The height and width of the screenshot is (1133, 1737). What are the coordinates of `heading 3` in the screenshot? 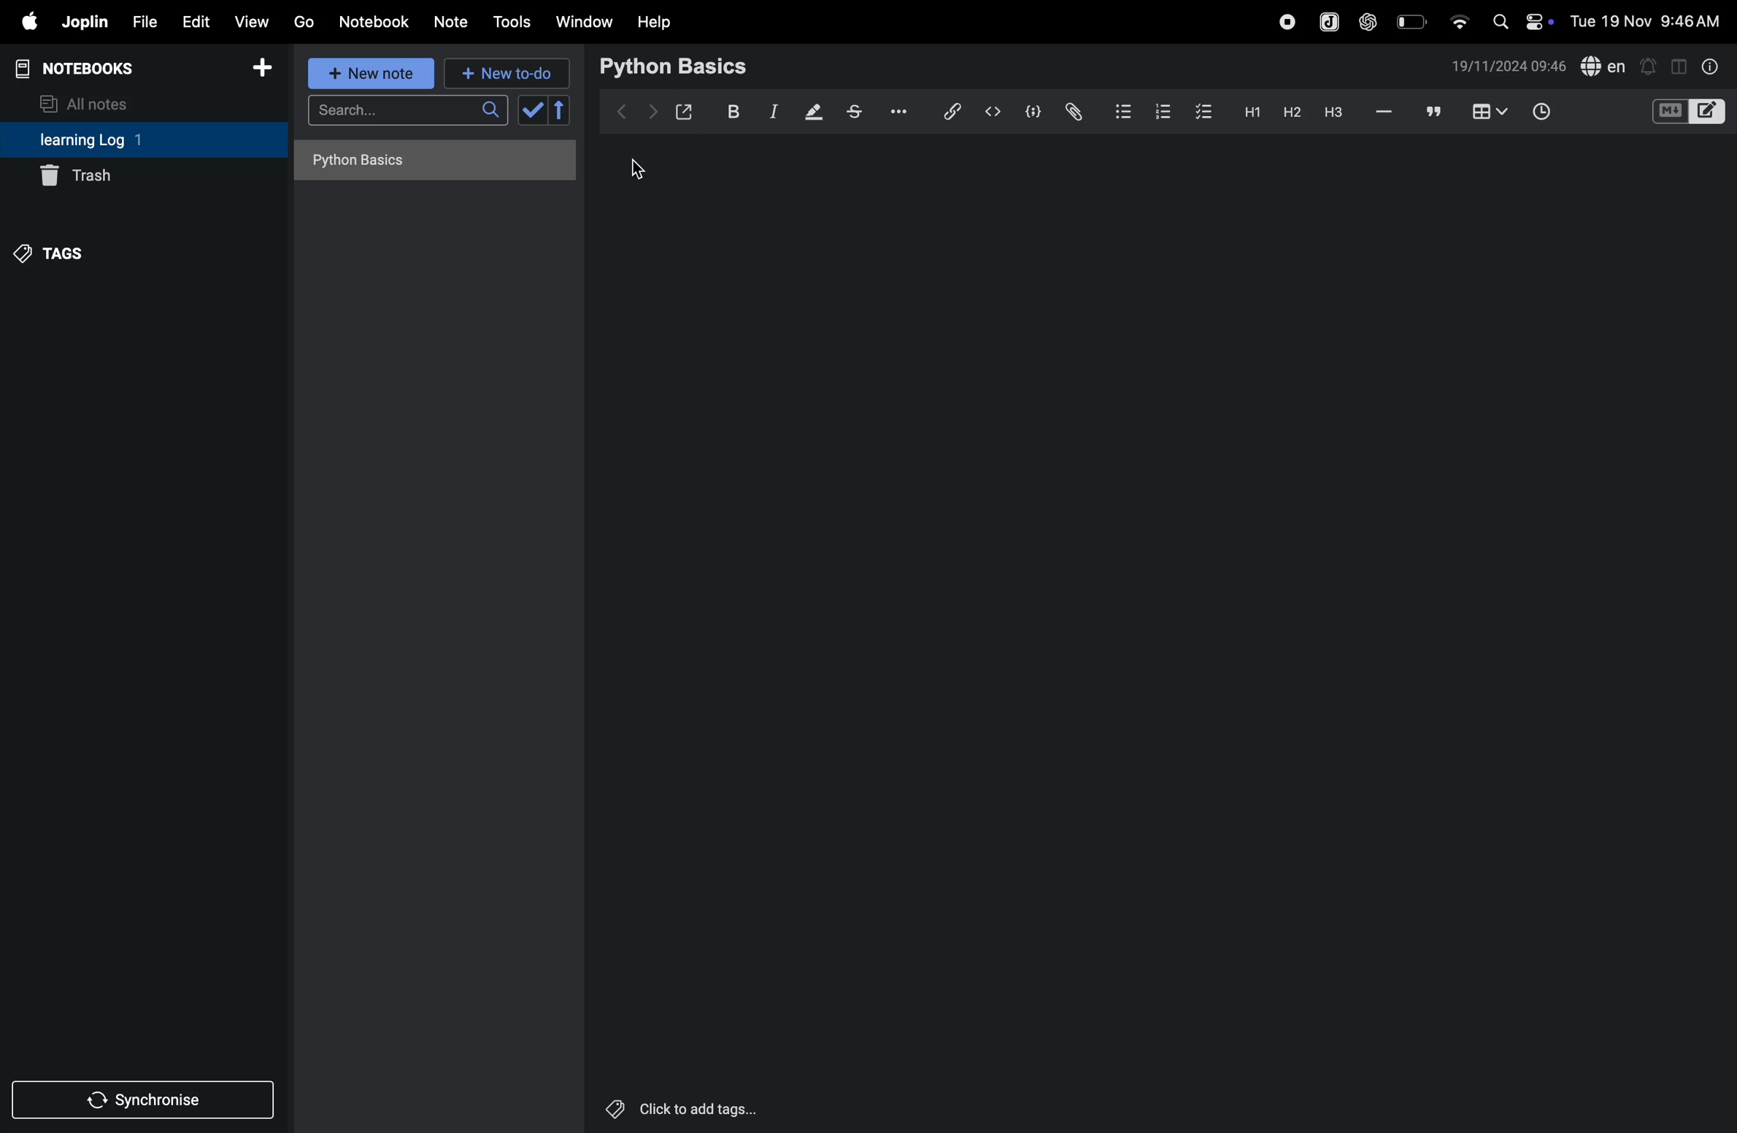 It's located at (1333, 112).